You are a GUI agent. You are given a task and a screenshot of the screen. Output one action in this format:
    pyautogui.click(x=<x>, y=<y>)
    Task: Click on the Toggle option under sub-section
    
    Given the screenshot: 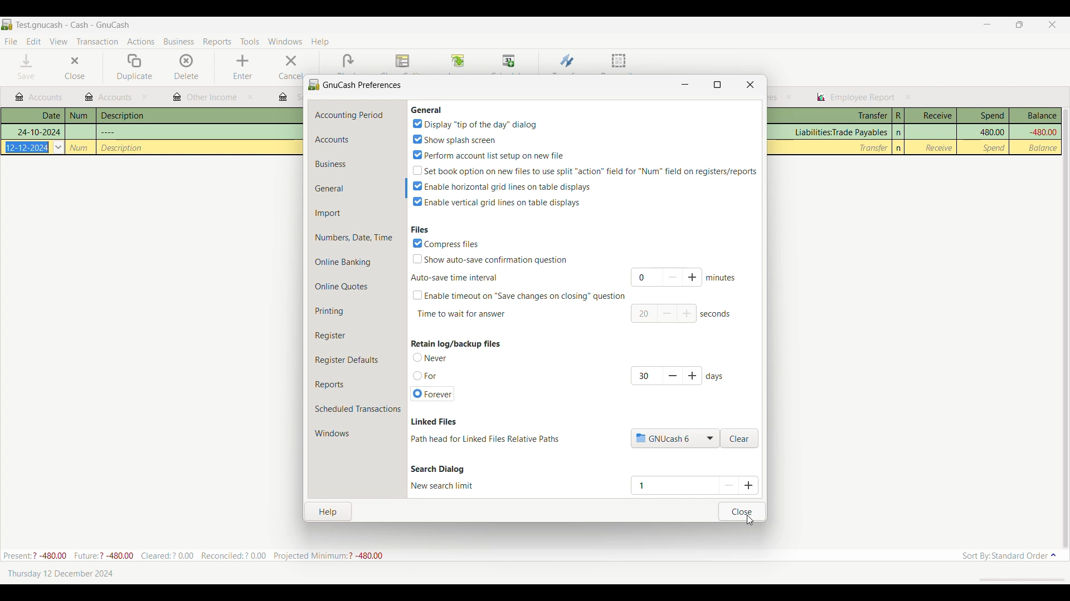 What is the action you would take?
    pyautogui.click(x=518, y=295)
    